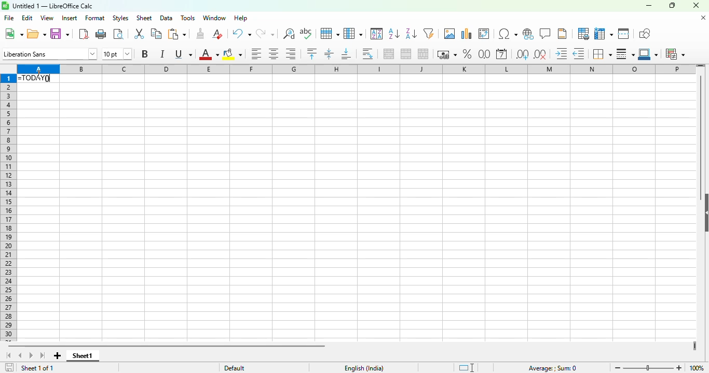  Describe the element at coordinates (306, 34) in the screenshot. I see `spelling` at that location.